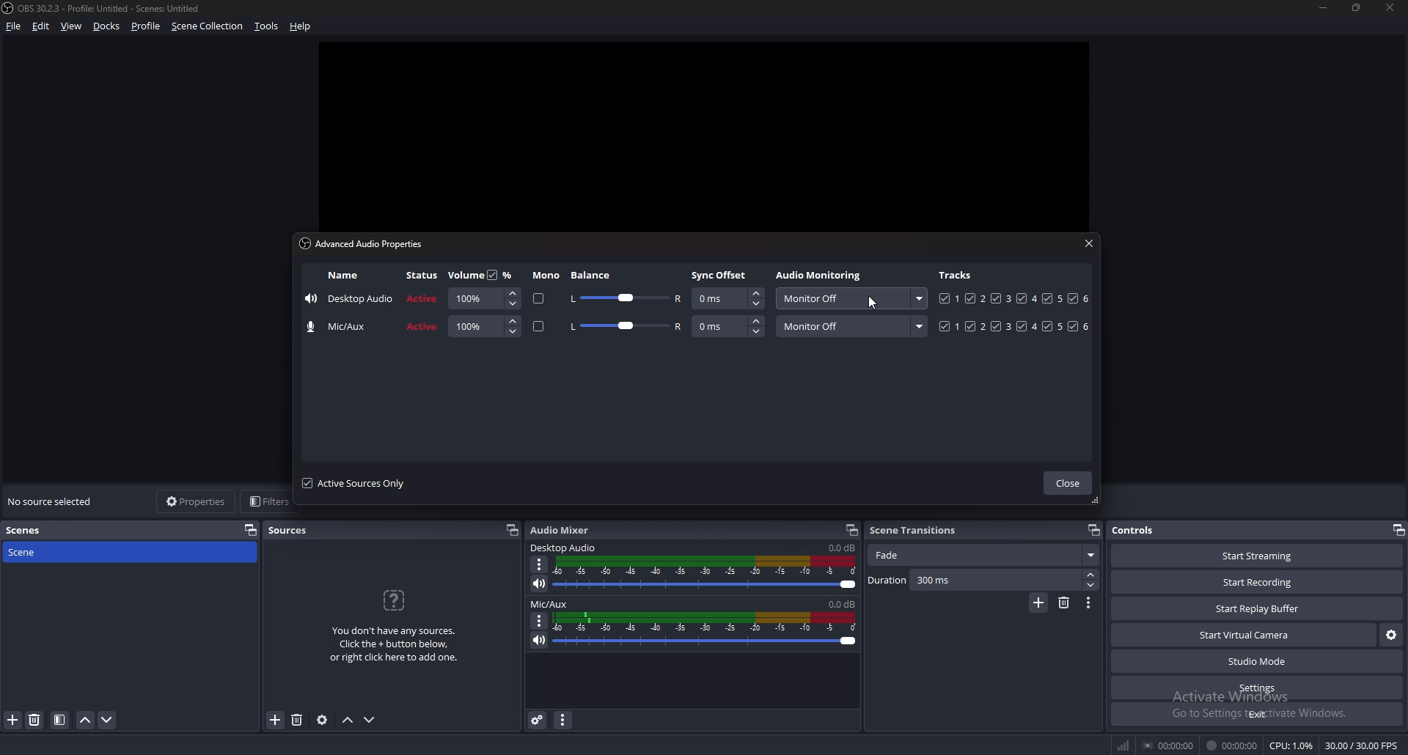 The width and height of the screenshot is (1408, 755). I want to click on increase duration, so click(1090, 574).